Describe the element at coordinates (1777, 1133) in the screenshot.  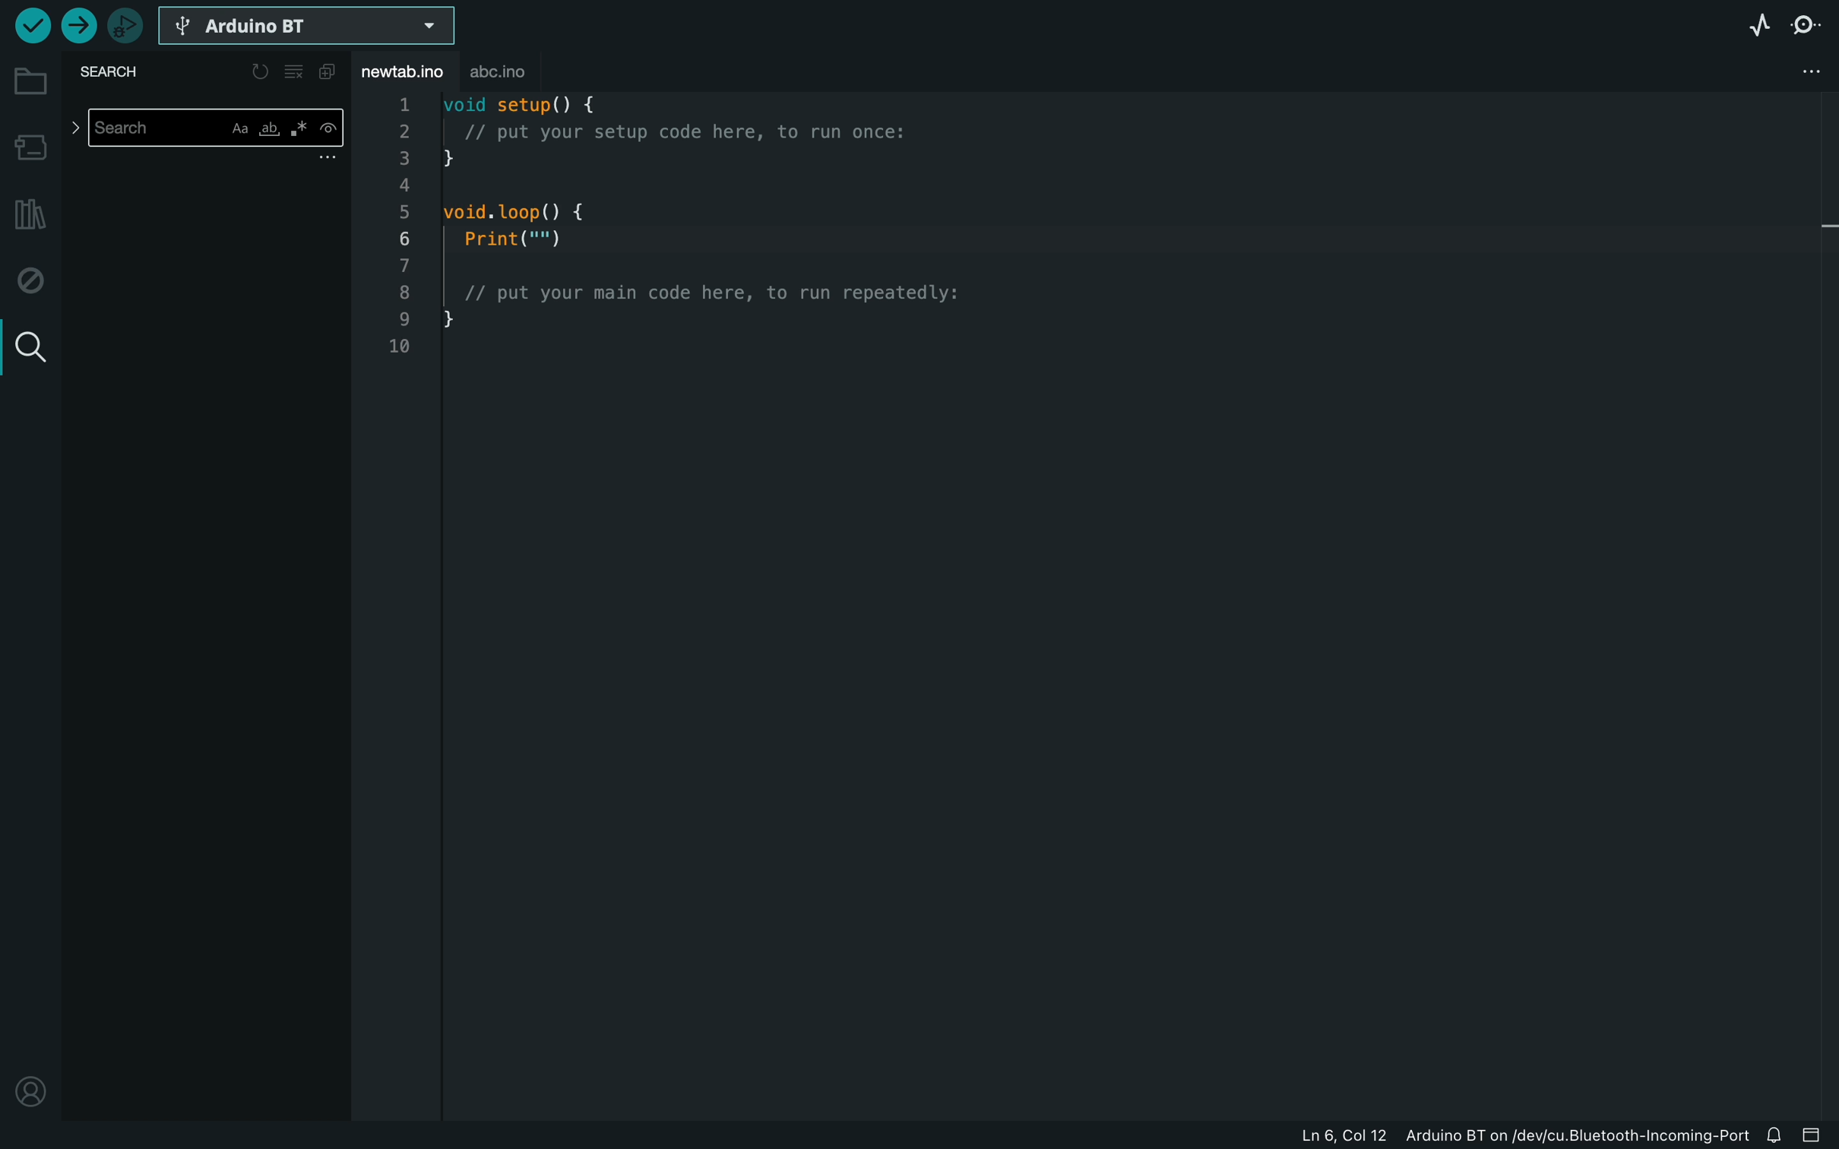
I see `notification` at that location.